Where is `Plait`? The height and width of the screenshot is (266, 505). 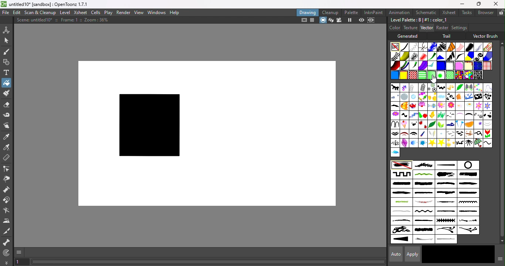
Plait is located at coordinates (405, 66).